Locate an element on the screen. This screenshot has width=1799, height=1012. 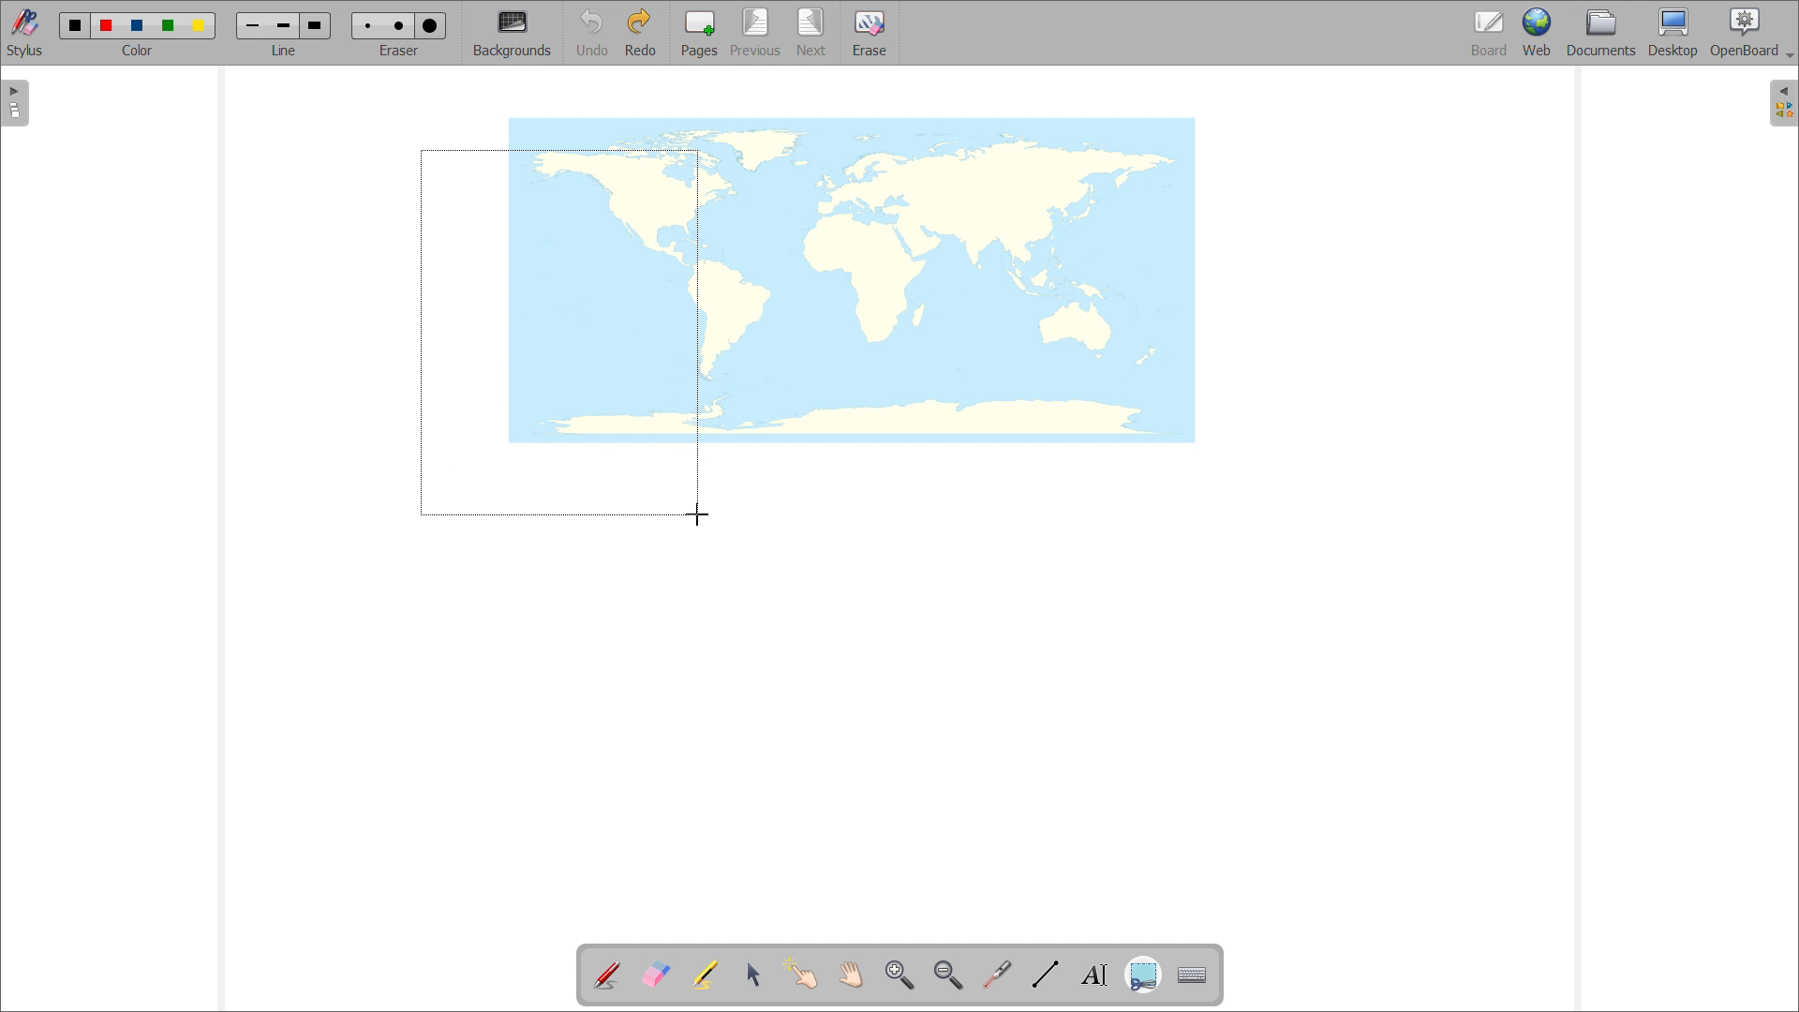
previous page is located at coordinates (755, 32).